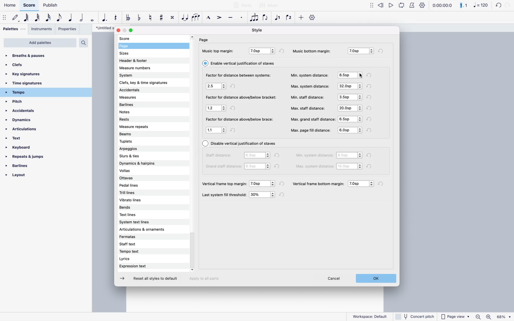 The height and width of the screenshot is (321, 514). Describe the element at coordinates (83, 42) in the screenshot. I see `search` at that location.